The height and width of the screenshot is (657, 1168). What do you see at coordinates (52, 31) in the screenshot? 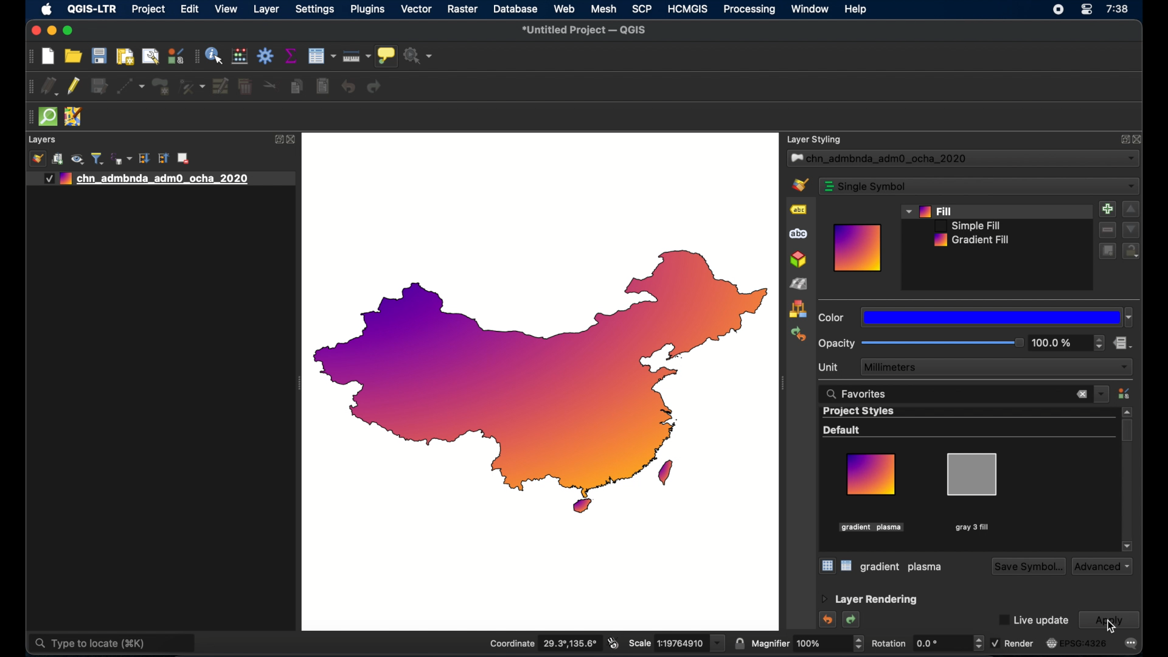
I see `minimize` at bounding box center [52, 31].